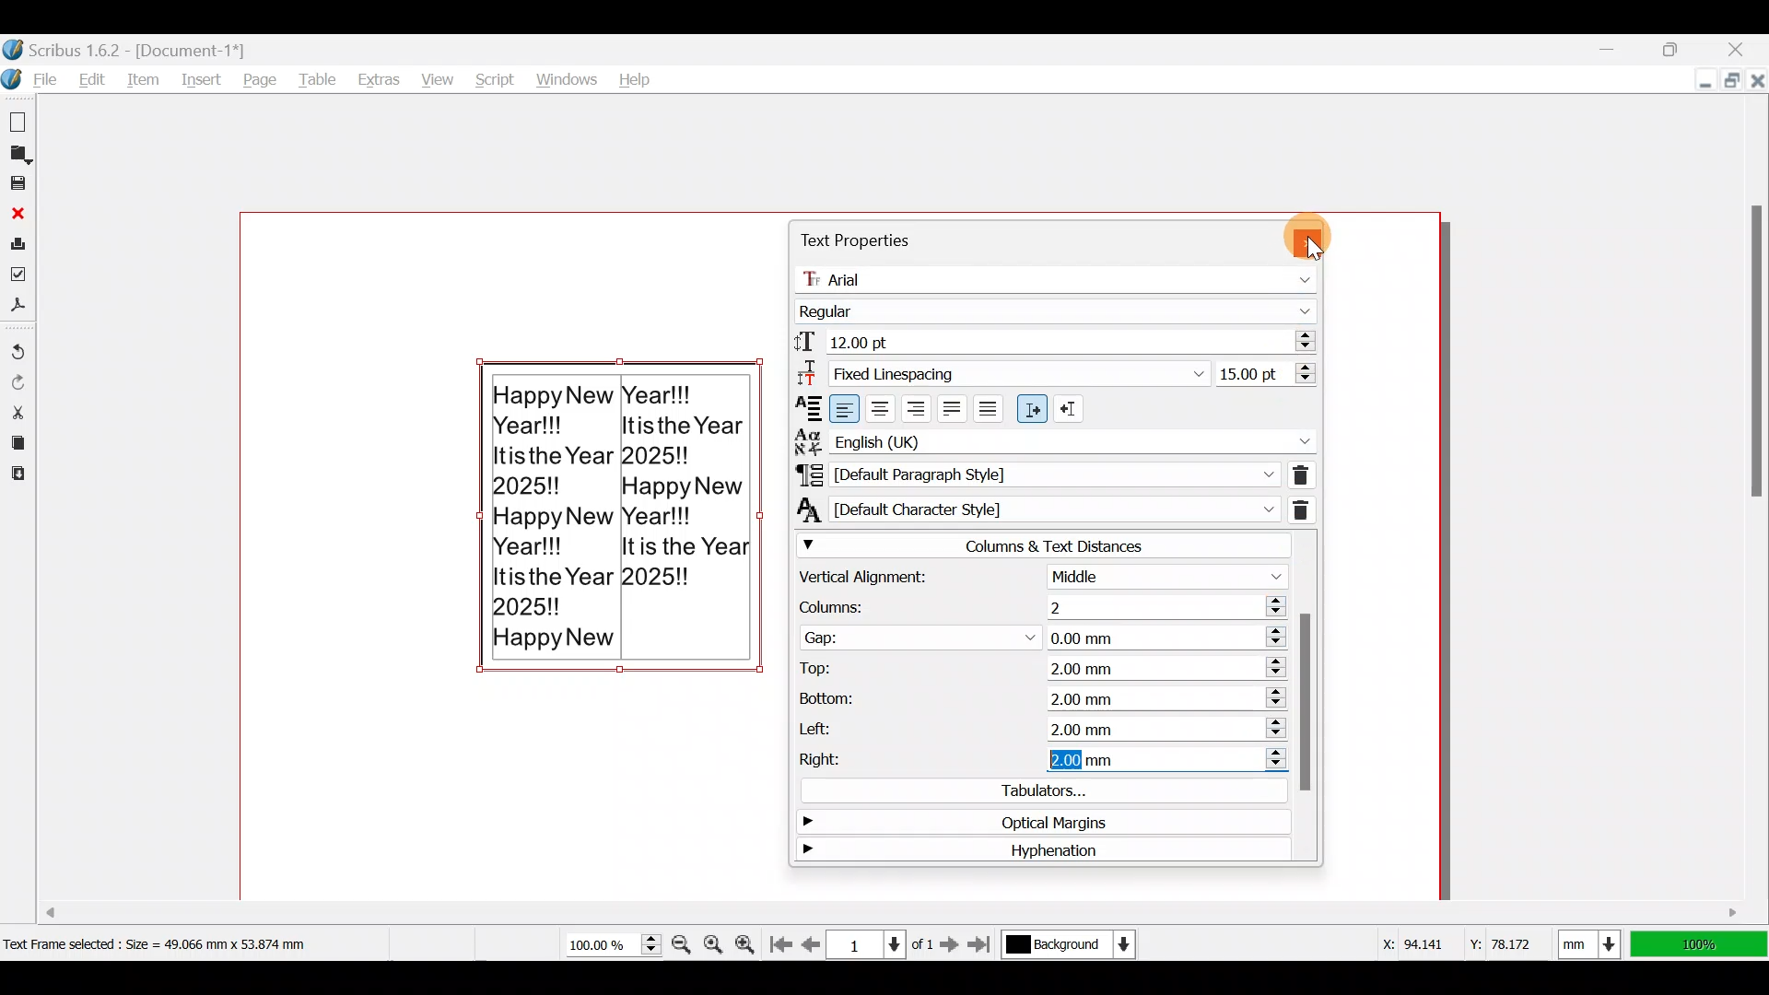  I want to click on Paragraph style of currently selected text/paragraph, so click(1033, 474).